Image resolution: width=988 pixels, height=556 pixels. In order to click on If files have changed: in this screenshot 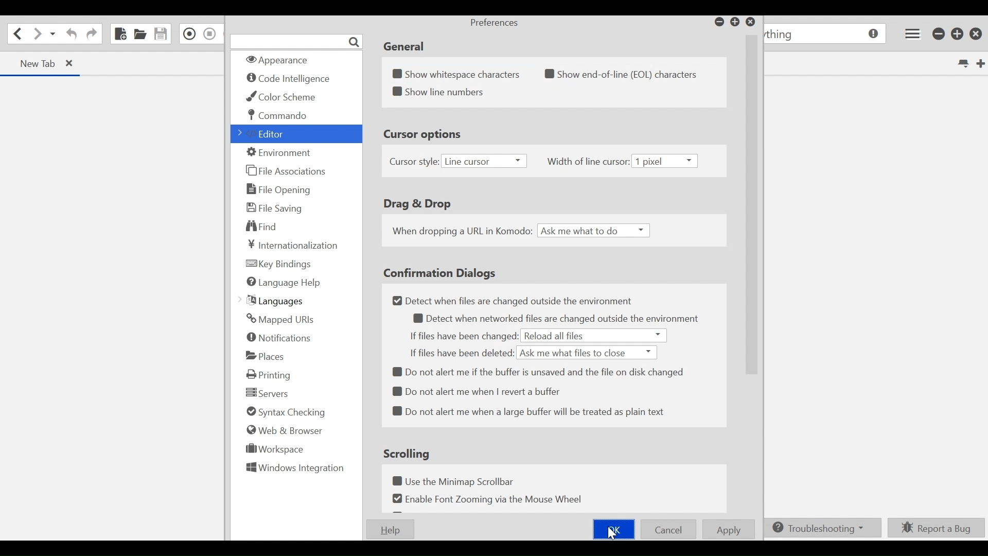, I will do `click(463, 336)`.